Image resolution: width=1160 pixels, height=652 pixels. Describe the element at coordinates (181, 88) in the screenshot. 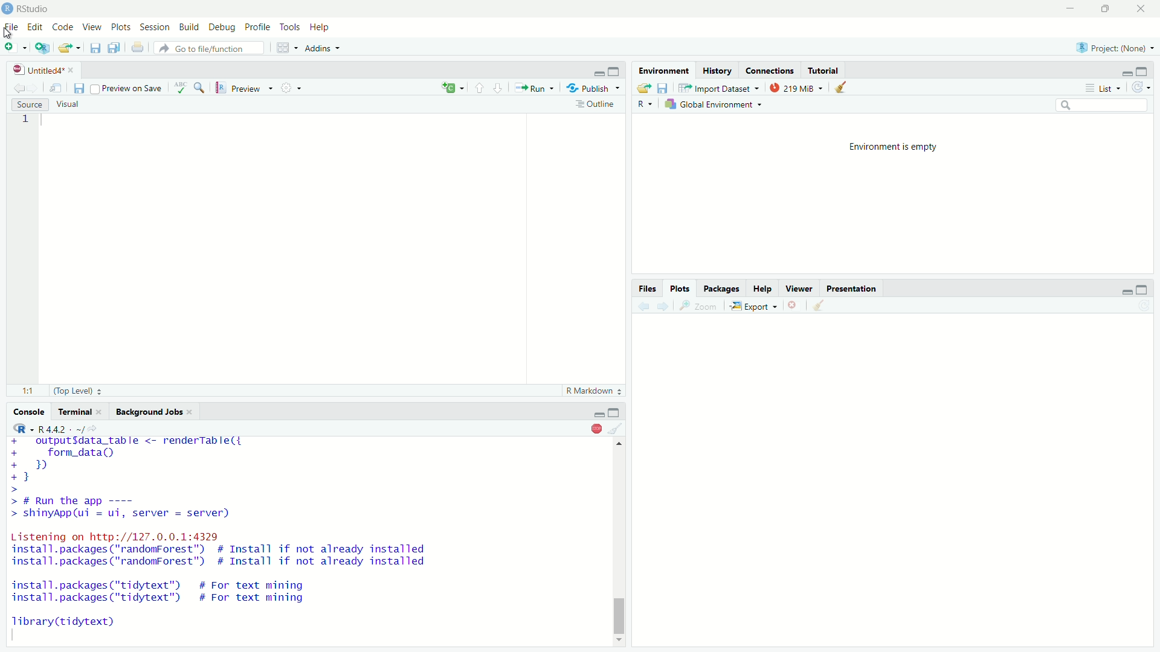

I see `spelling` at that location.